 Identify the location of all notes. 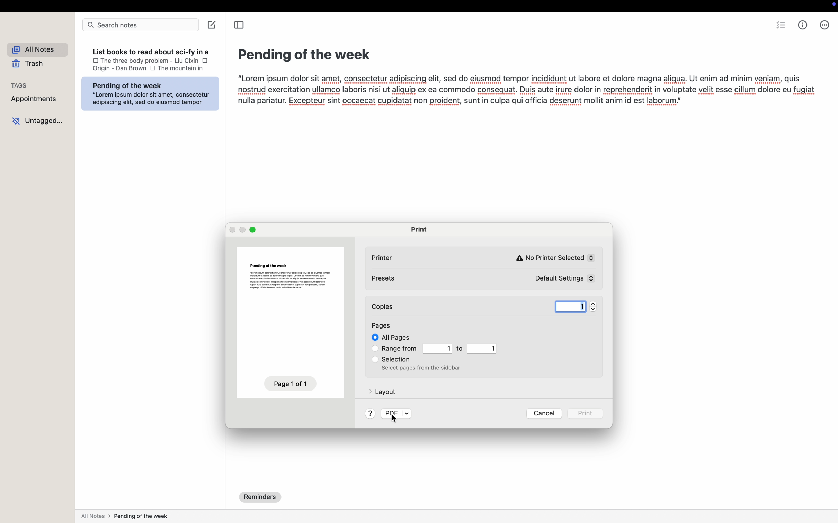
(37, 49).